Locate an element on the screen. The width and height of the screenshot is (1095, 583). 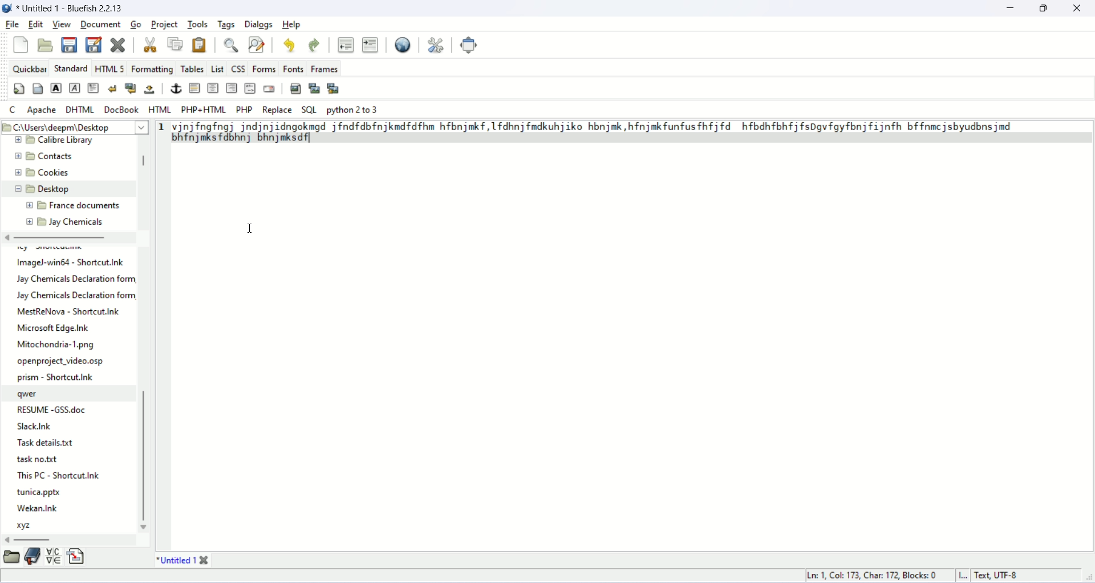
undo is located at coordinates (291, 47).